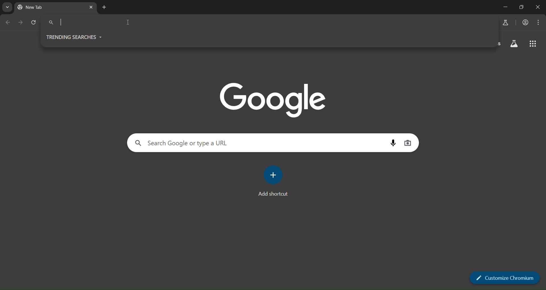  Describe the element at coordinates (104, 7) in the screenshot. I see `new tab` at that location.